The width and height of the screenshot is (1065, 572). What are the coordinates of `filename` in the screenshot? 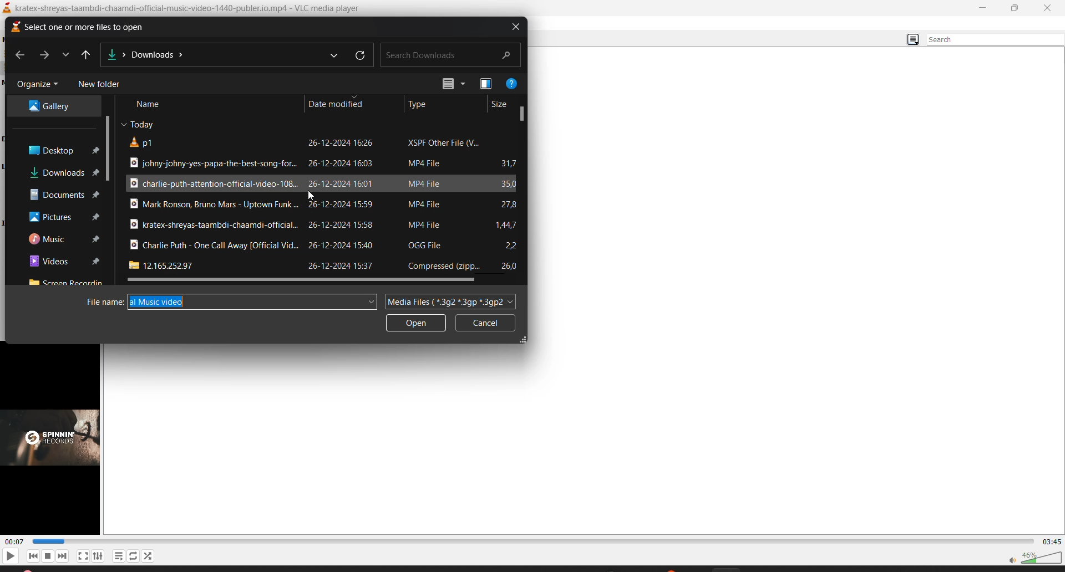 It's located at (229, 303).